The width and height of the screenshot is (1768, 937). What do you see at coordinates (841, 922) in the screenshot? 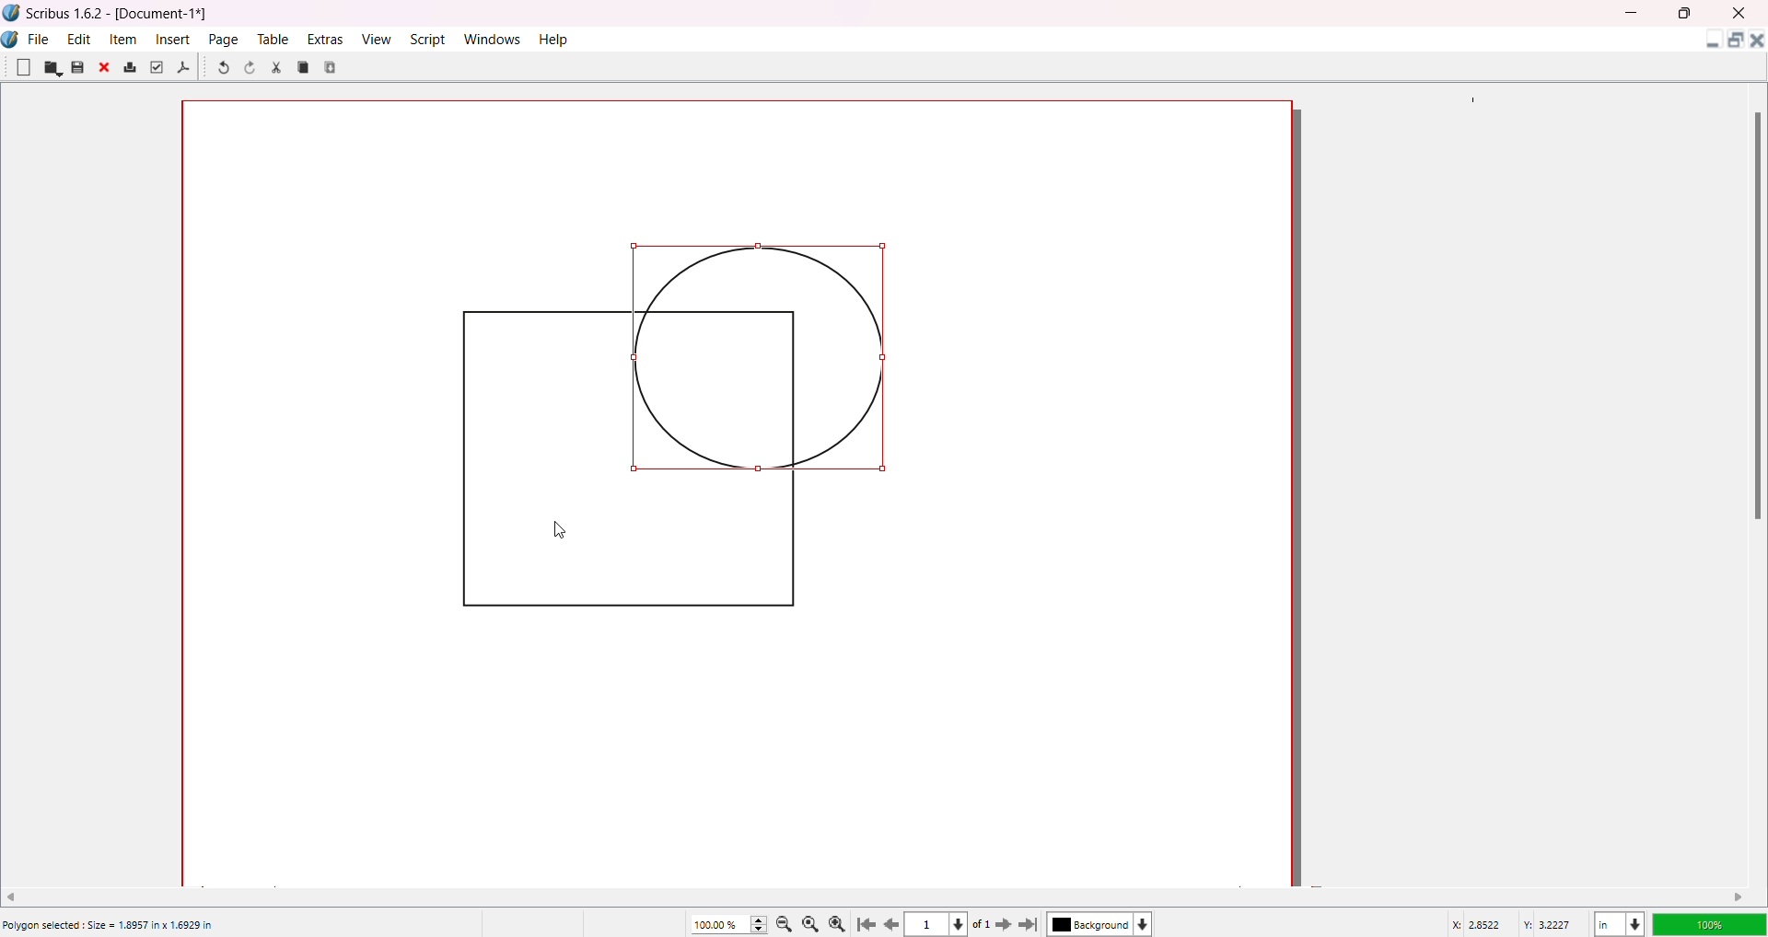
I see `Zoom in` at bounding box center [841, 922].